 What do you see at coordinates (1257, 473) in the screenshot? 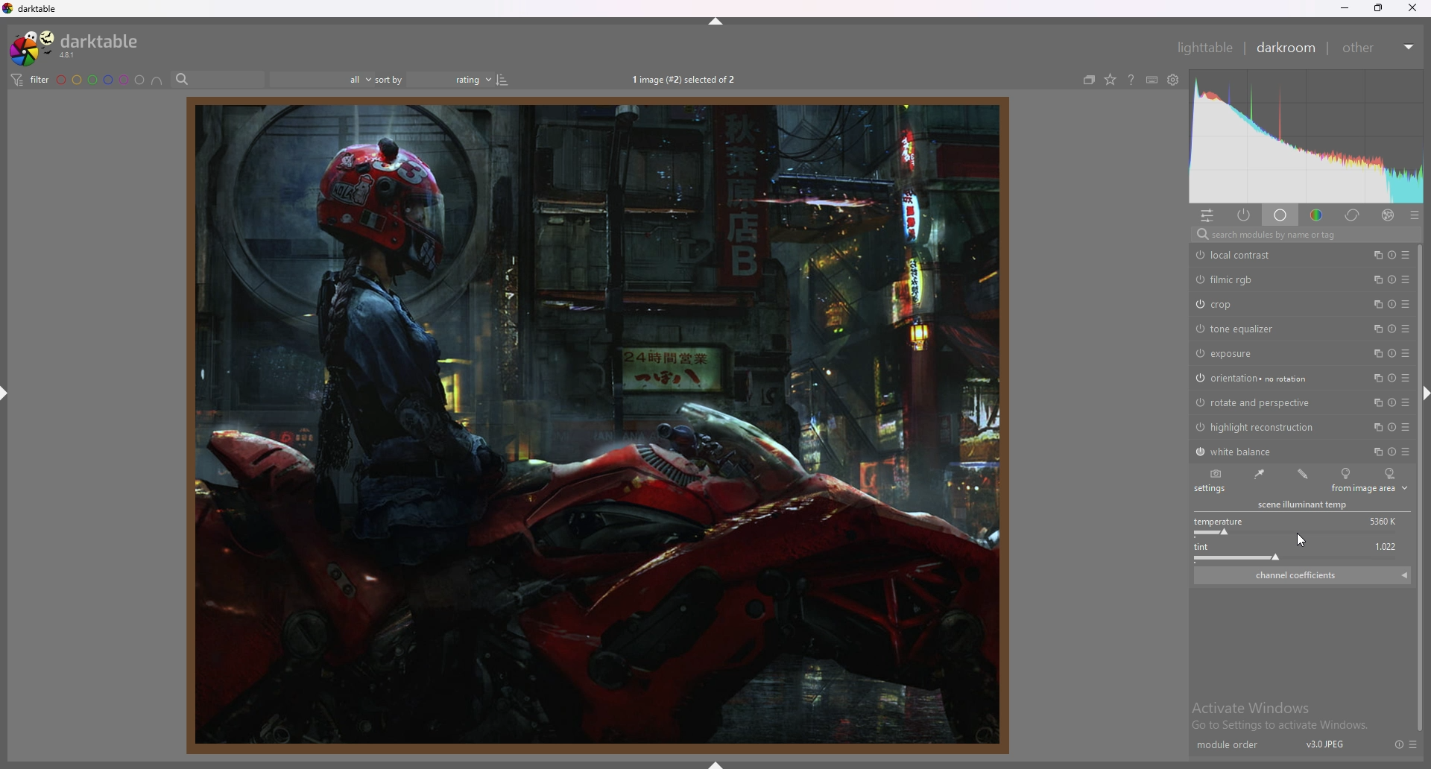
I see `from image area` at bounding box center [1257, 473].